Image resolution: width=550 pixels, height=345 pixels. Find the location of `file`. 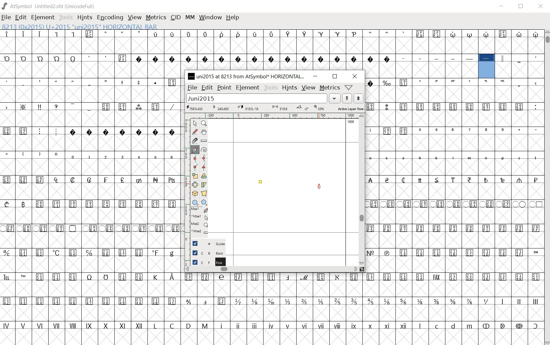

file is located at coordinates (192, 88).